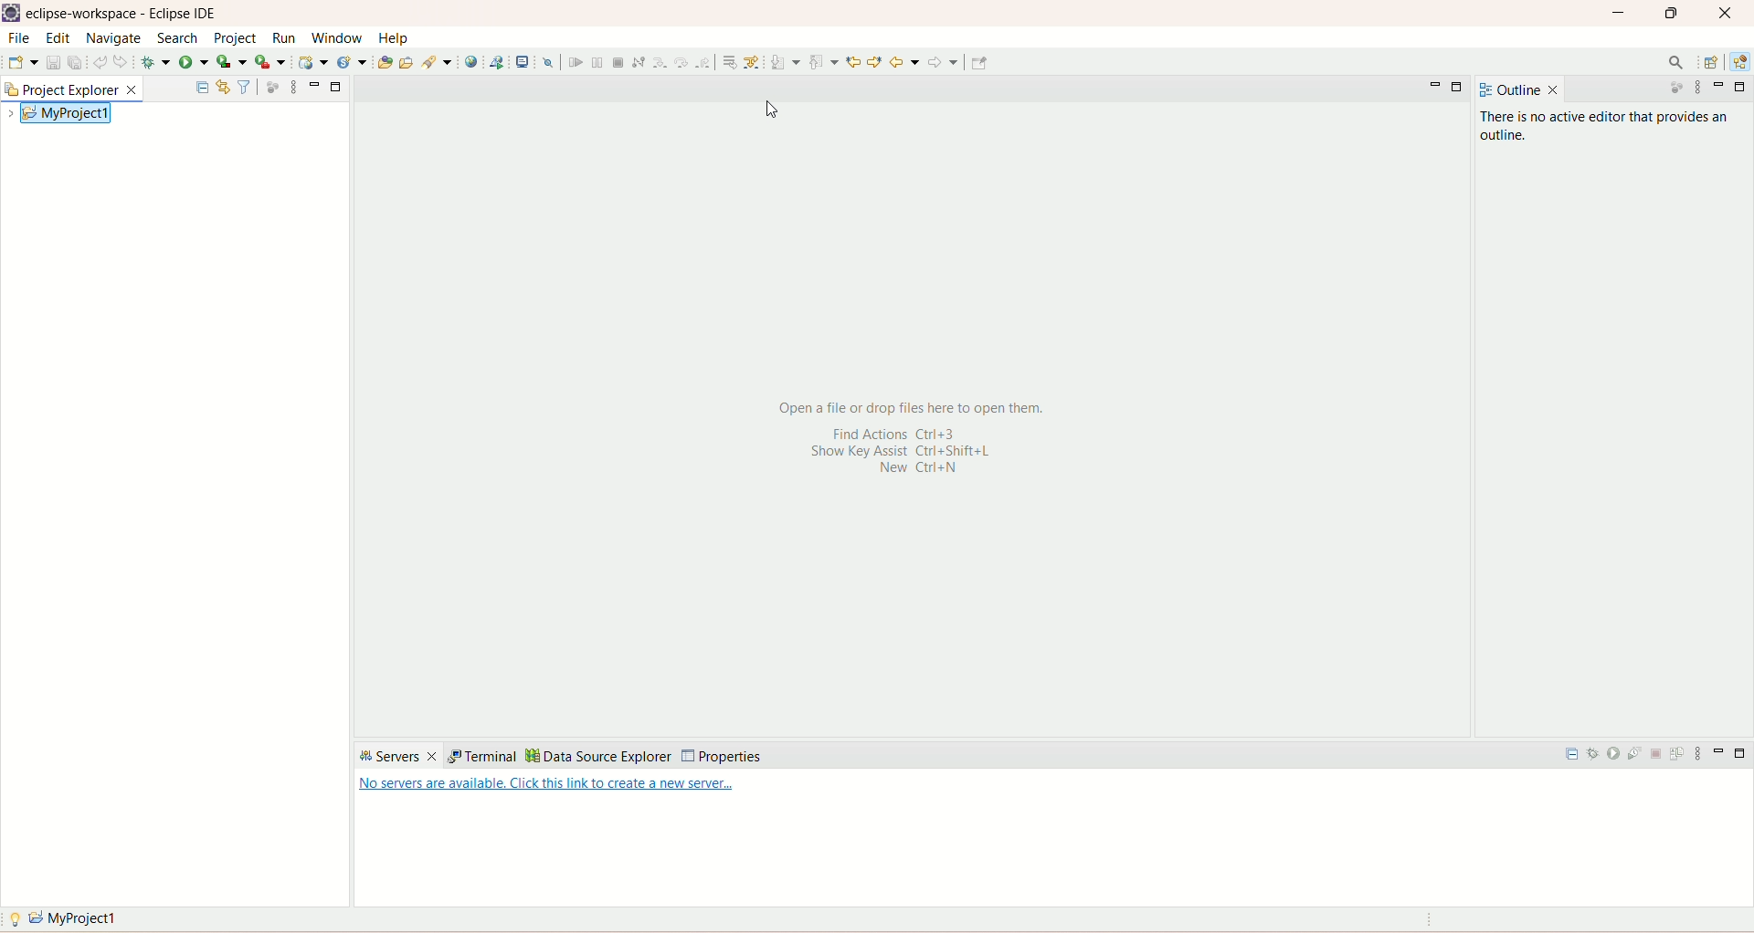 This screenshot has width=1754, height=933. What do you see at coordinates (853, 62) in the screenshot?
I see `next edit location` at bounding box center [853, 62].